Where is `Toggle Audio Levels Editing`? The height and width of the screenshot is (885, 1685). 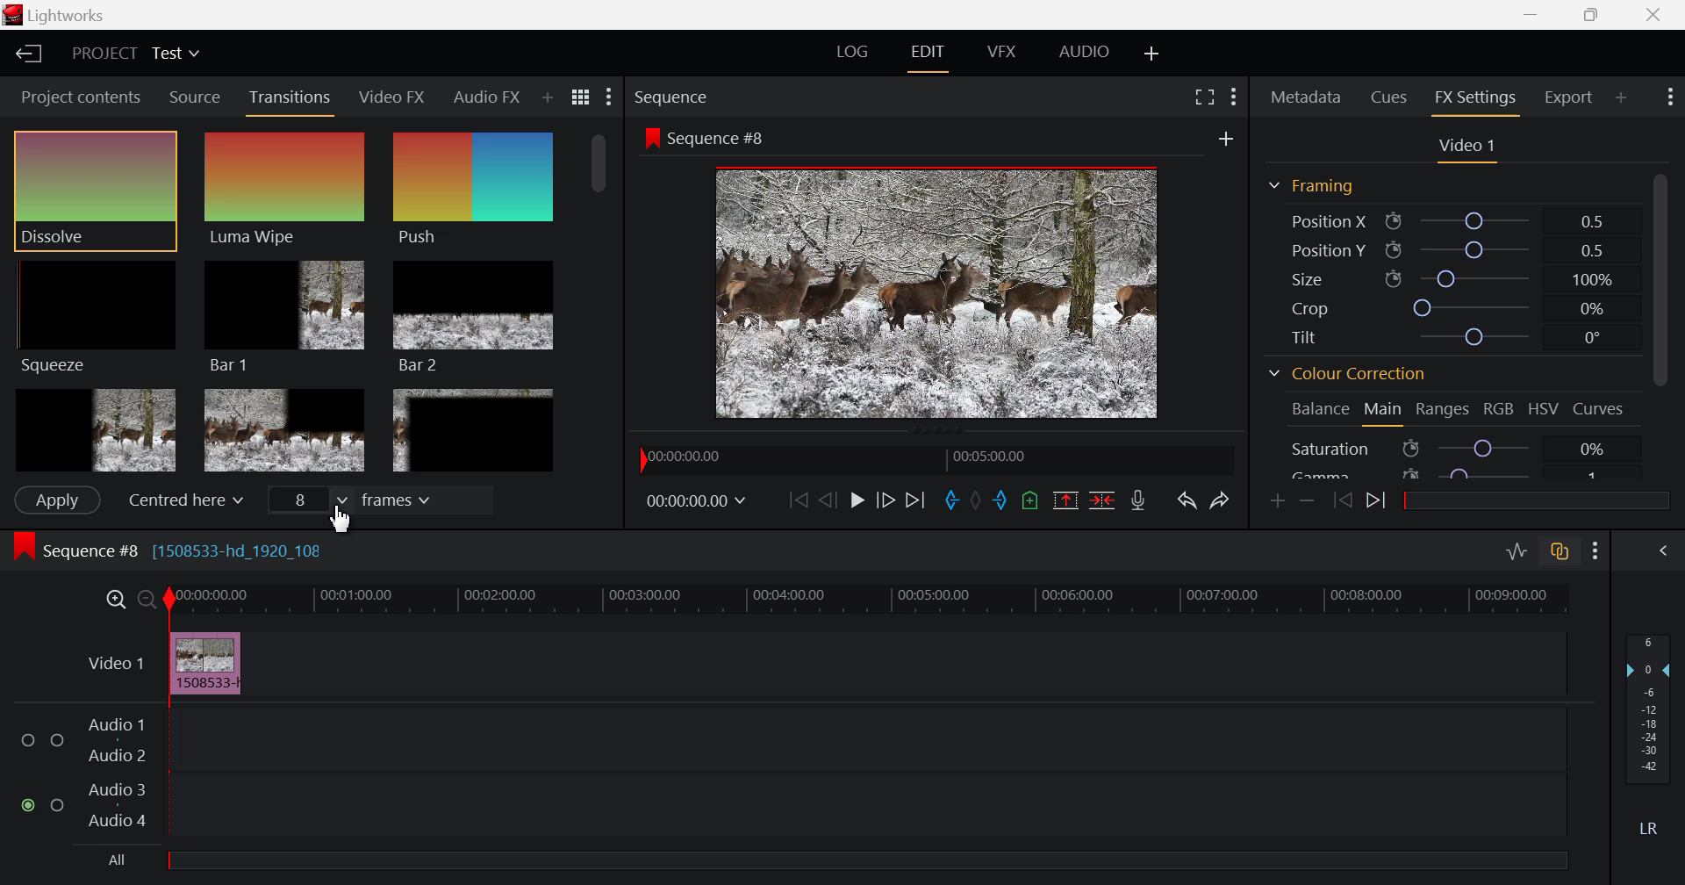
Toggle Audio Levels Editing is located at coordinates (1513, 552).